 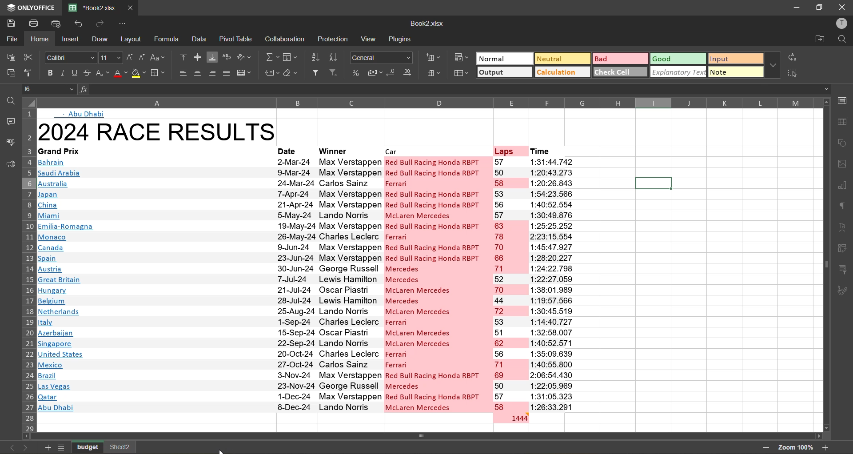 What do you see at coordinates (765, 448) in the screenshot?
I see `zoom out` at bounding box center [765, 448].